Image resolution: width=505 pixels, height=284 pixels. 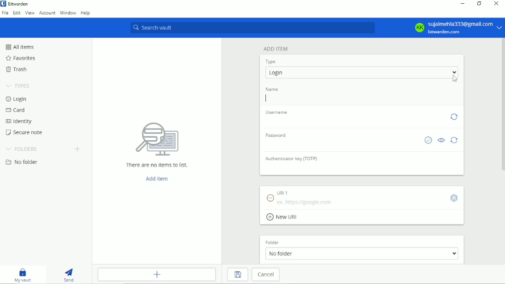 What do you see at coordinates (30, 13) in the screenshot?
I see `View` at bounding box center [30, 13].